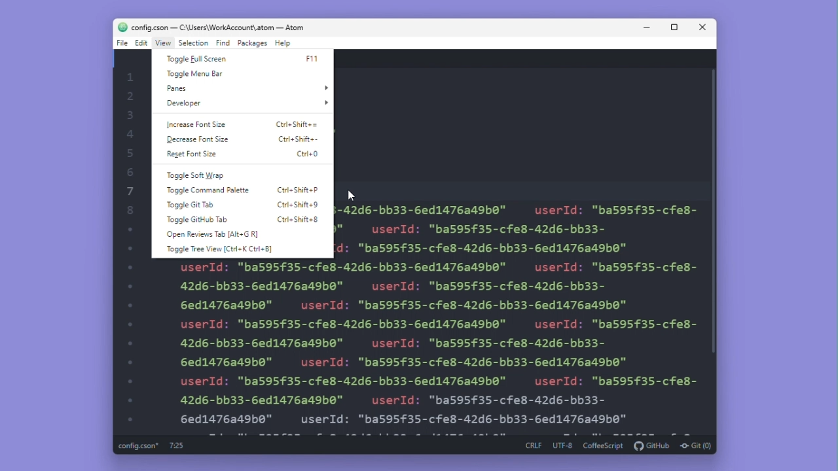 The height and width of the screenshot is (471, 838). Describe the element at coordinates (296, 125) in the screenshot. I see `ctrl+shift+=` at that location.